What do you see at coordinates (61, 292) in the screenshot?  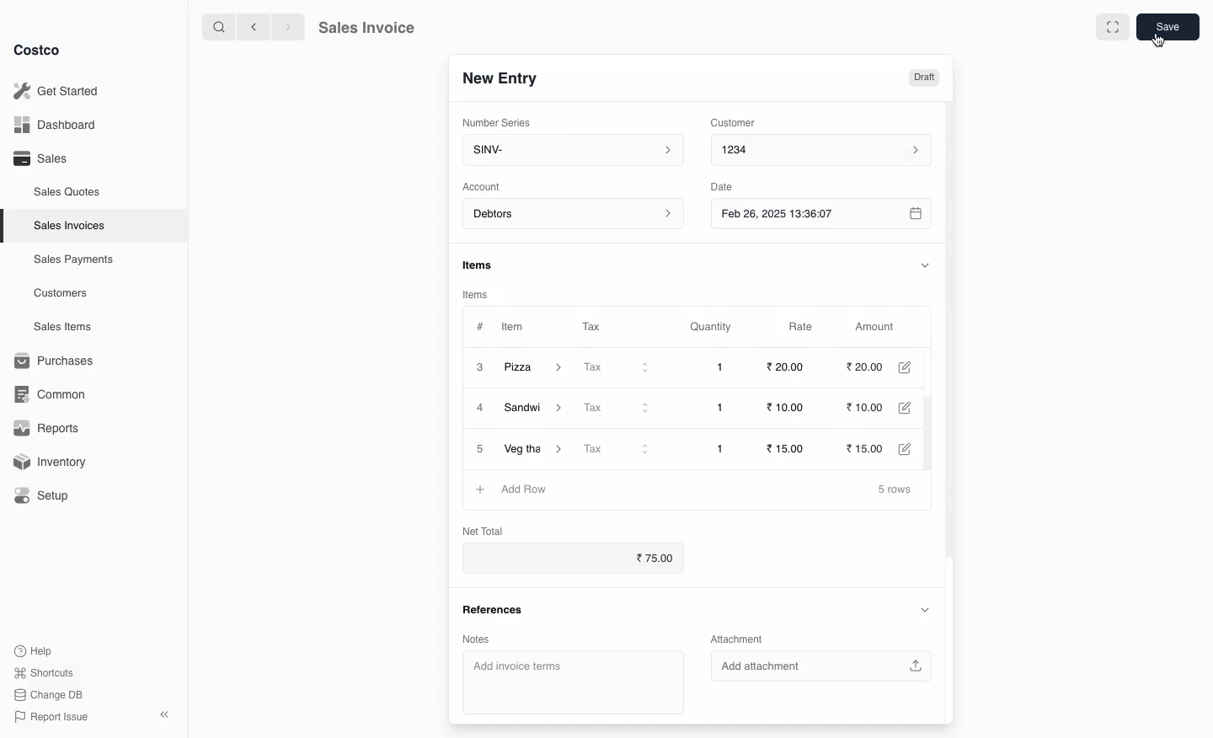 I see `Customers` at bounding box center [61, 292].